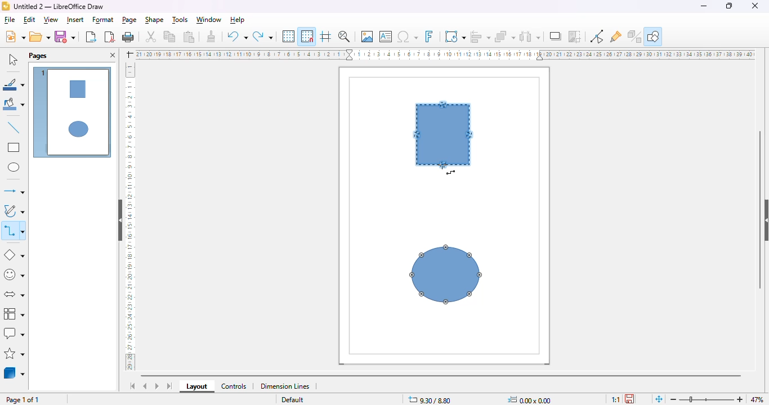 The height and width of the screenshot is (405, 769). What do you see at coordinates (307, 36) in the screenshot?
I see `snap to grid` at bounding box center [307, 36].